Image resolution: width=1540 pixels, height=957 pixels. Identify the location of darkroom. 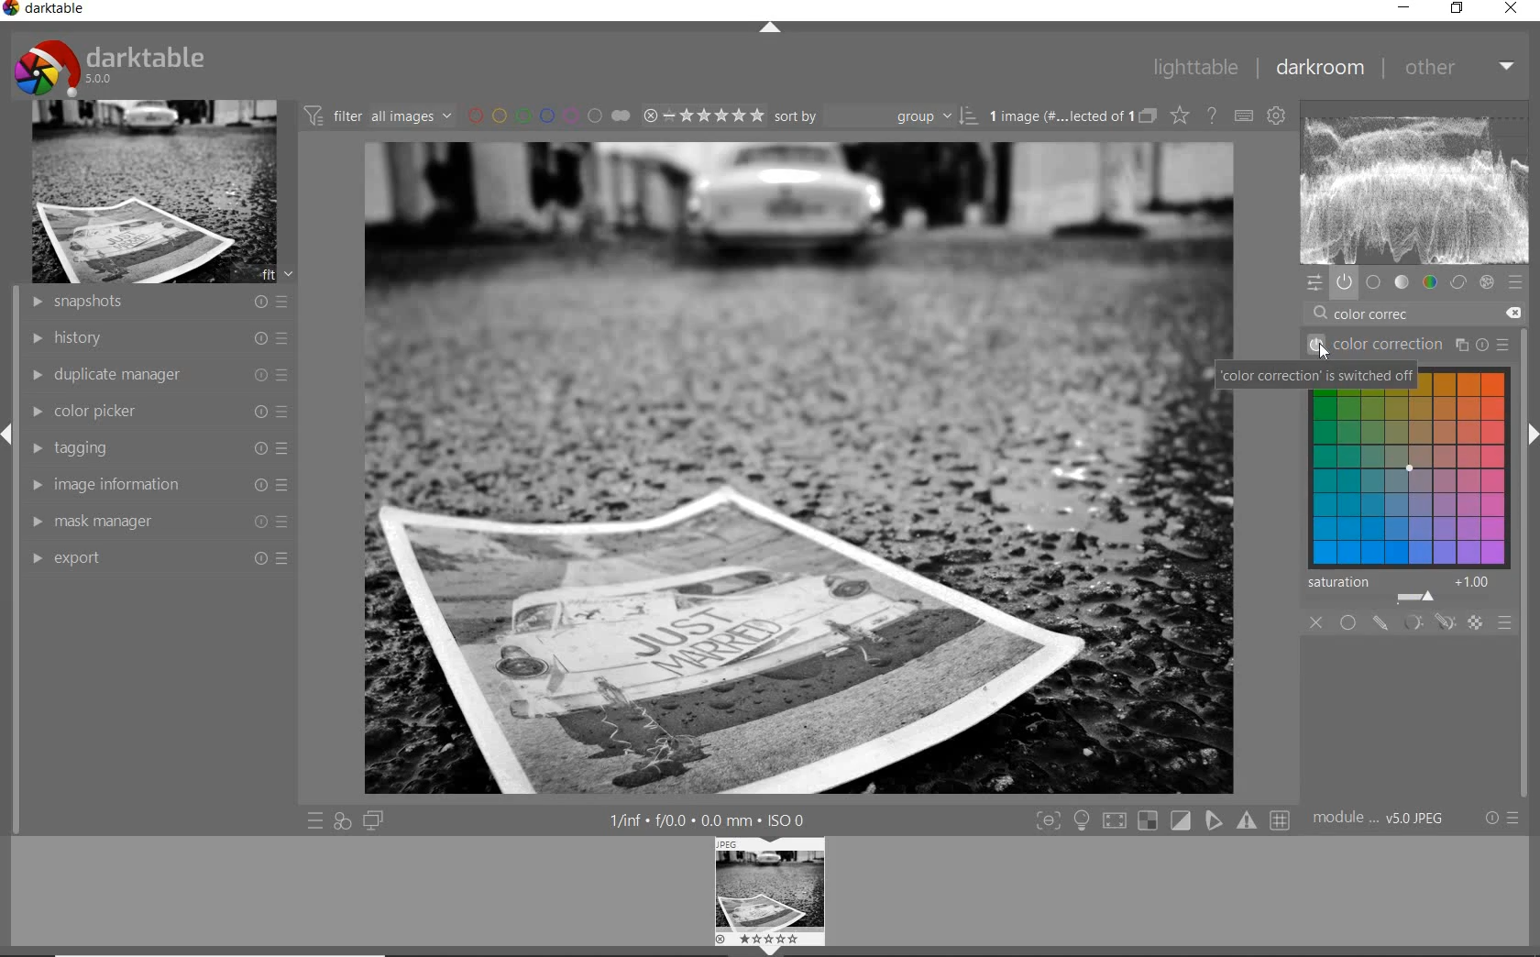
(1318, 65).